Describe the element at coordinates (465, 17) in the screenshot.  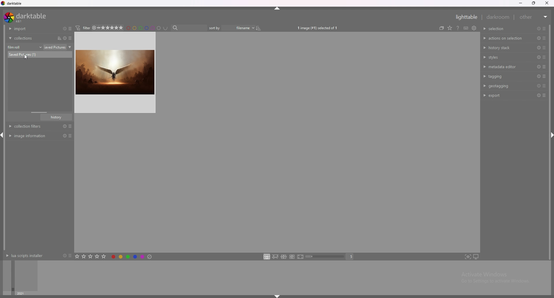
I see `lighttable` at that location.